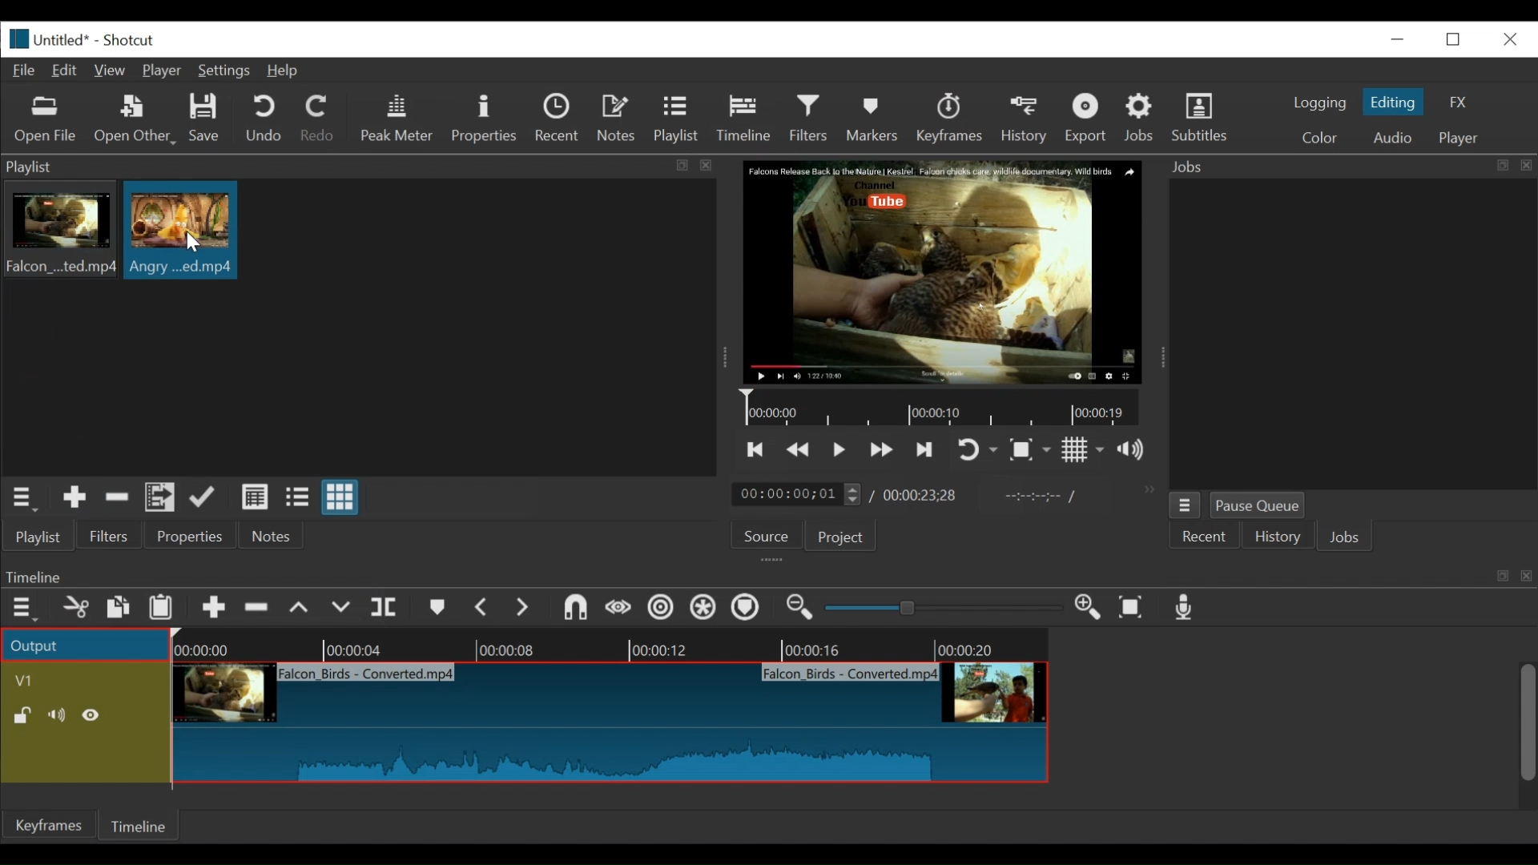 The width and height of the screenshot is (1538, 865). I want to click on Previous marker, so click(483, 610).